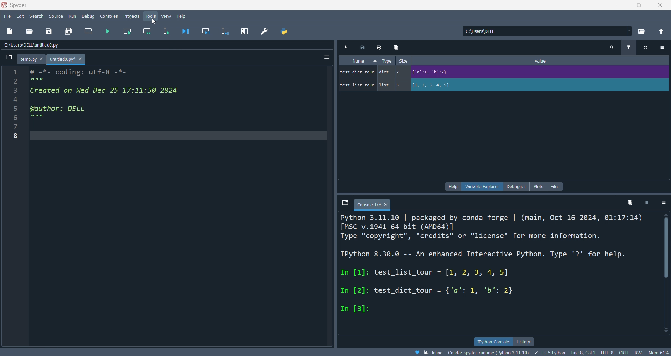 The width and height of the screenshot is (671, 356). Describe the element at coordinates (556, 186) in the screenshot. I see `files` at that location.